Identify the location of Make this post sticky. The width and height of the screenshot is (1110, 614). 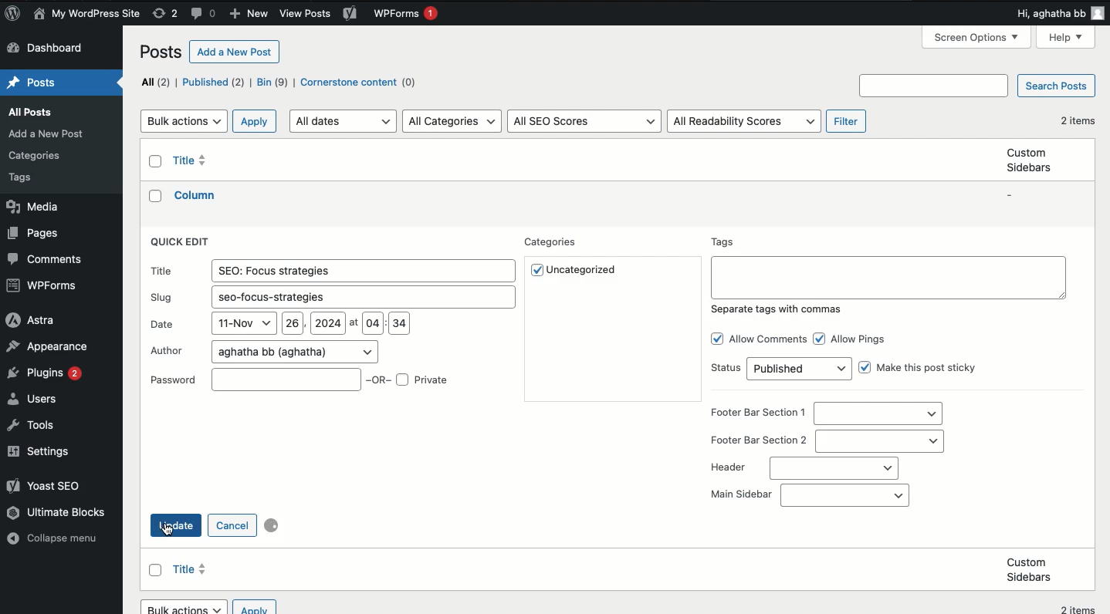
(930, 369).